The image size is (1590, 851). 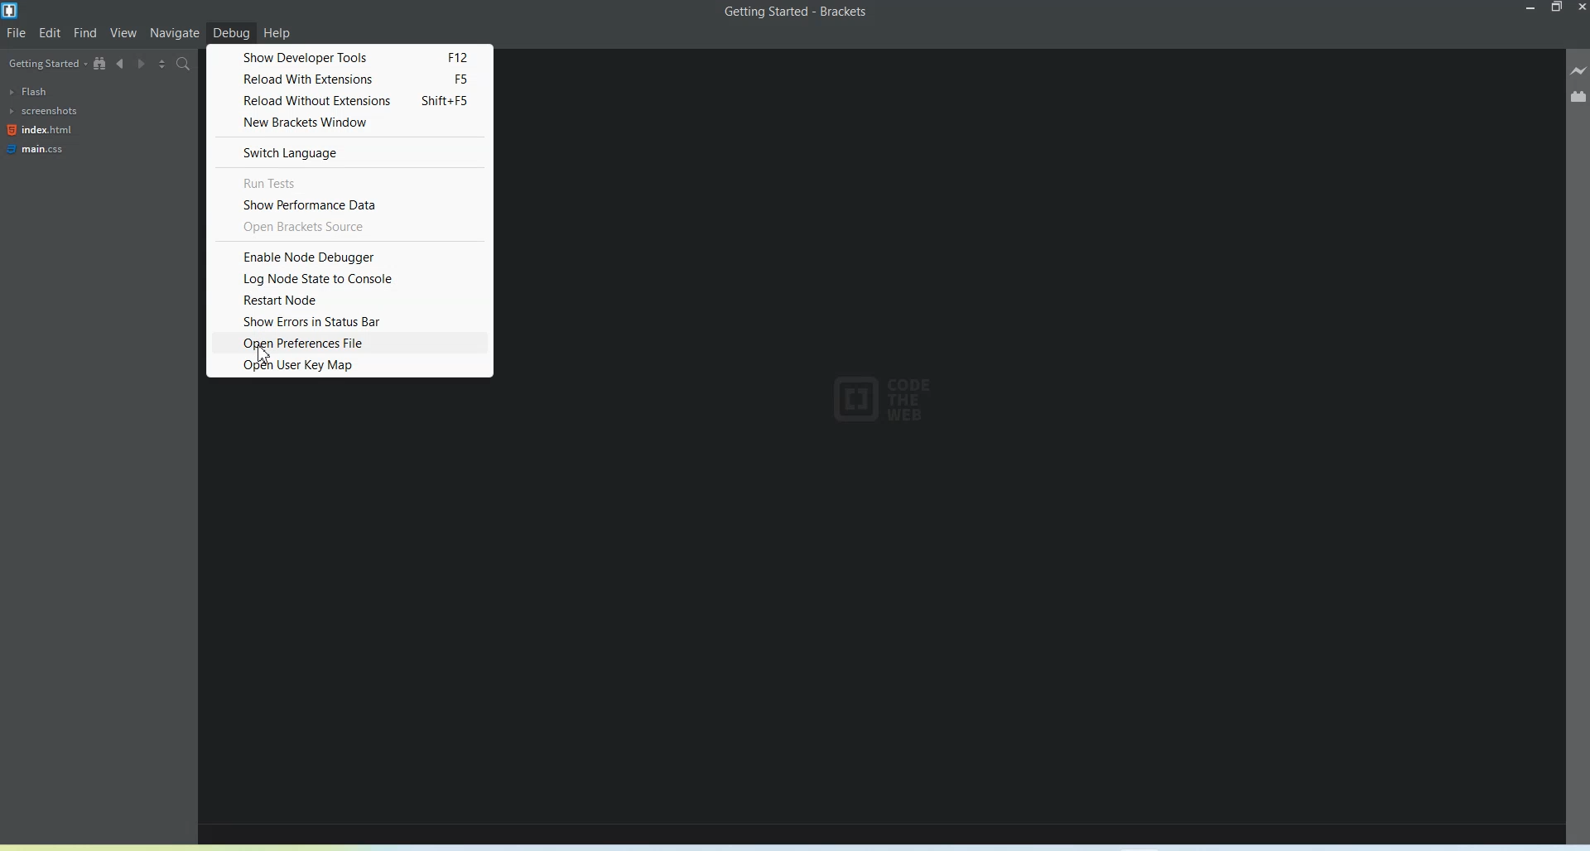 What do you see at coordinates (349, 56) in the screenshot?
I see `Show Developer Tools` at bounding box center [349, 56].